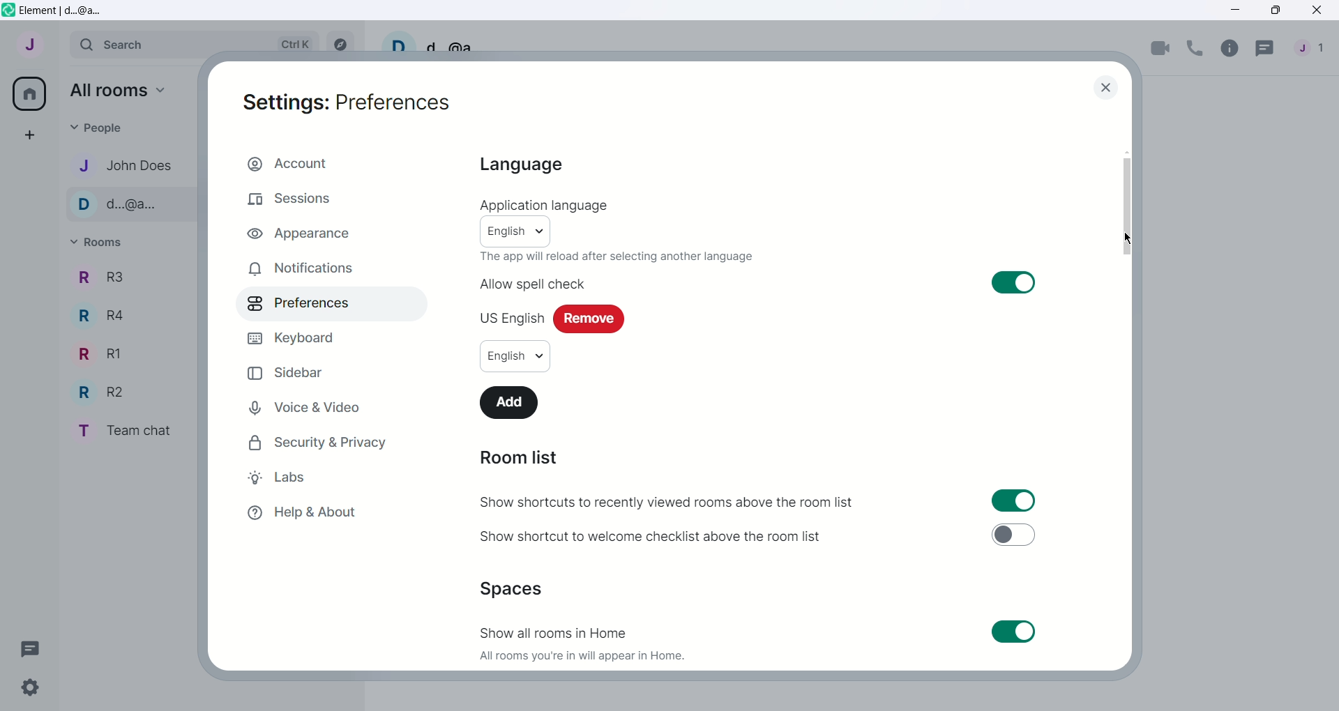 The height and width of the screenshot is (711, 1339). I want to click on Element | d...@a..., so click(63, 11).